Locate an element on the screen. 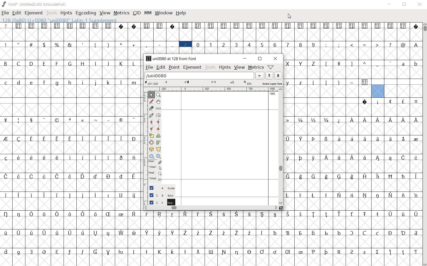  glyph is located at coordinates (95, 63).